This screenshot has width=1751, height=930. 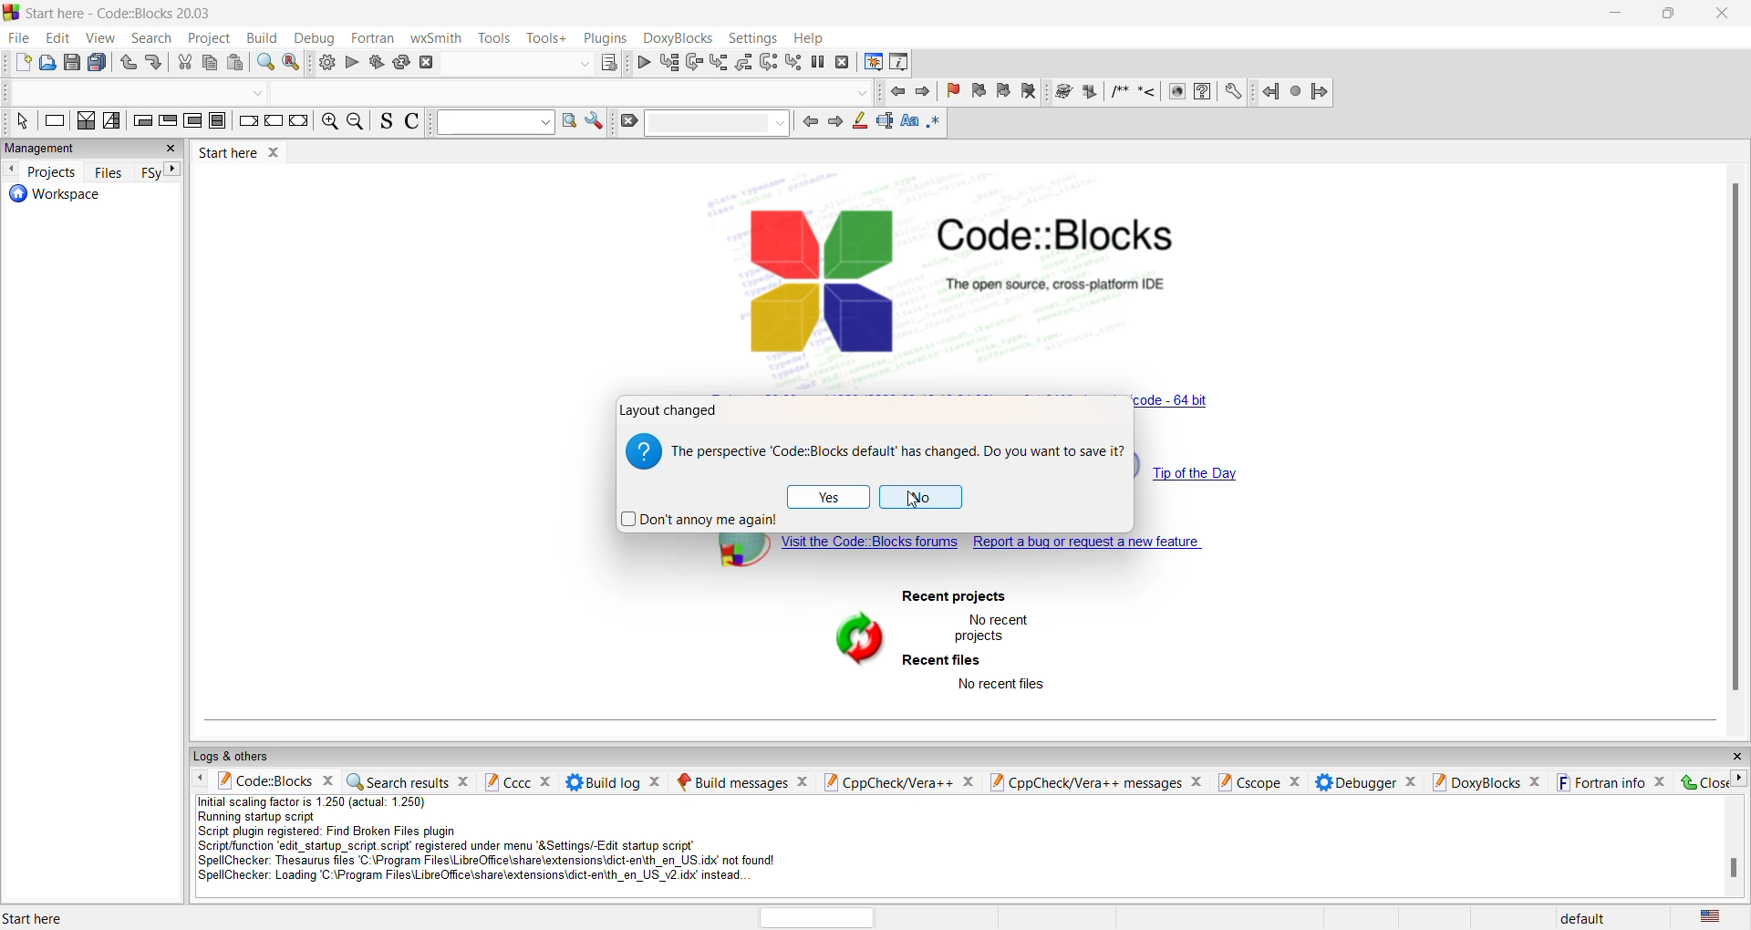 I want to click on Doxyblocks, so click(x=1487, y=782).